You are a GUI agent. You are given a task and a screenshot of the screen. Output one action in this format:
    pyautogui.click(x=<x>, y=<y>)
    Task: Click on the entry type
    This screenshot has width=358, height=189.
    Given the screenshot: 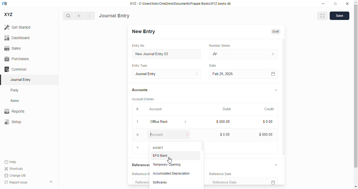 What is the action you would take?
    pyautogui.click(x=167, y=74)
    